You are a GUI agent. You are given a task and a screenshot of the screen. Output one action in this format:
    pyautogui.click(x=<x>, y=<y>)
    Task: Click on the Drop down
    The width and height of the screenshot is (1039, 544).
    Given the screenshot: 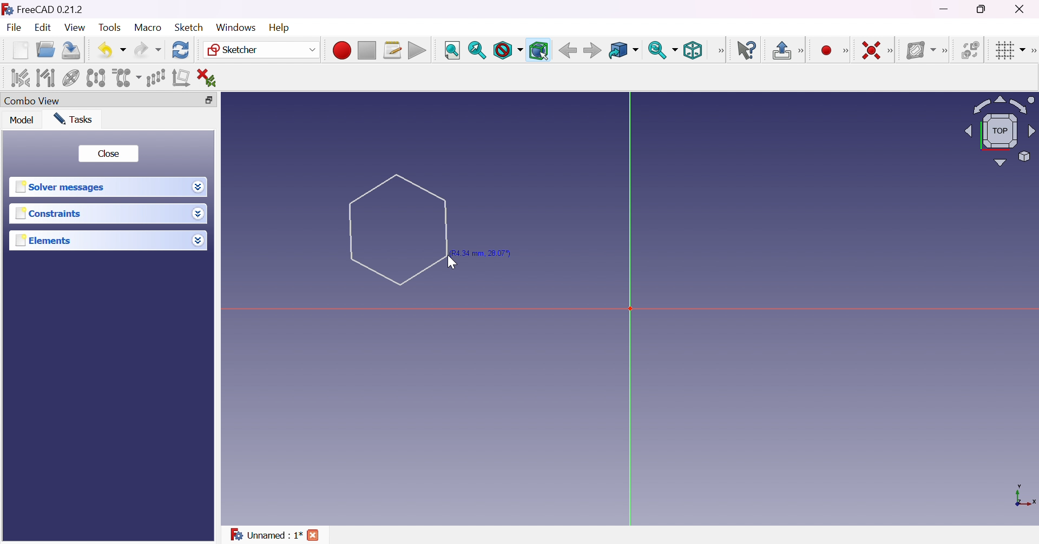 What is the action you would take?
    pyautogui.click(x=201, y=215)
    